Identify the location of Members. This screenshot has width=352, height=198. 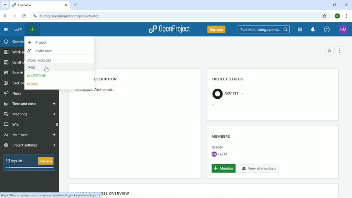
(221, 136).